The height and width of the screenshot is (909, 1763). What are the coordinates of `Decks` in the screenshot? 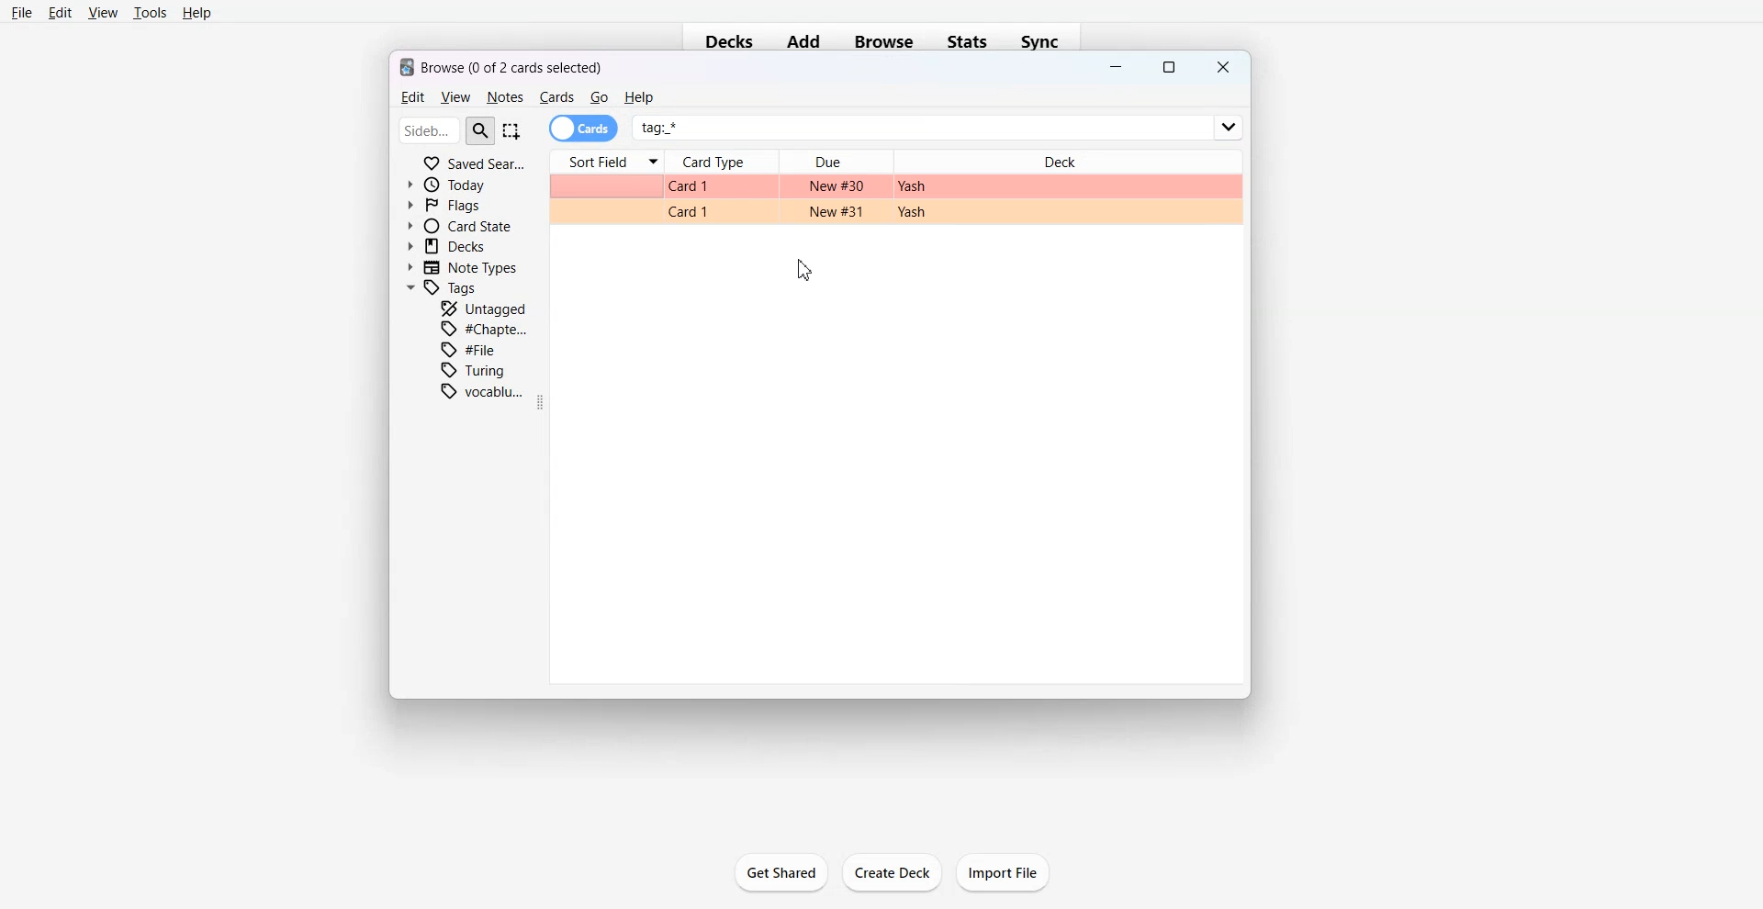 It's located at (724, 43).